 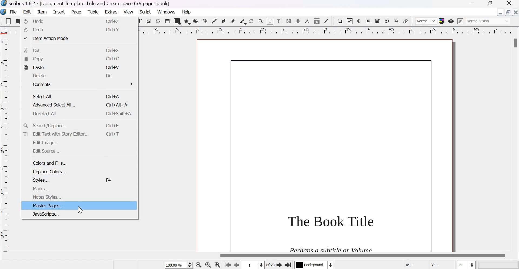 I want to click on Go the last page, so click(x=288, y=264).